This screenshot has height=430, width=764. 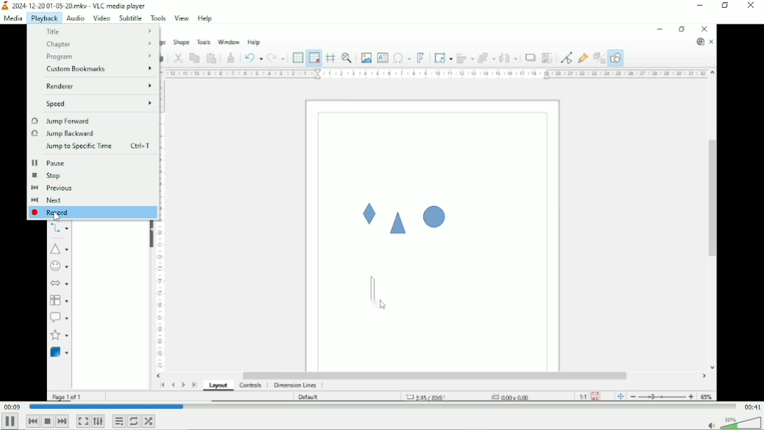 What do you see at coordinates (90, 200) in the screenshot?
I see `Next` at bounding box center [90, 200].